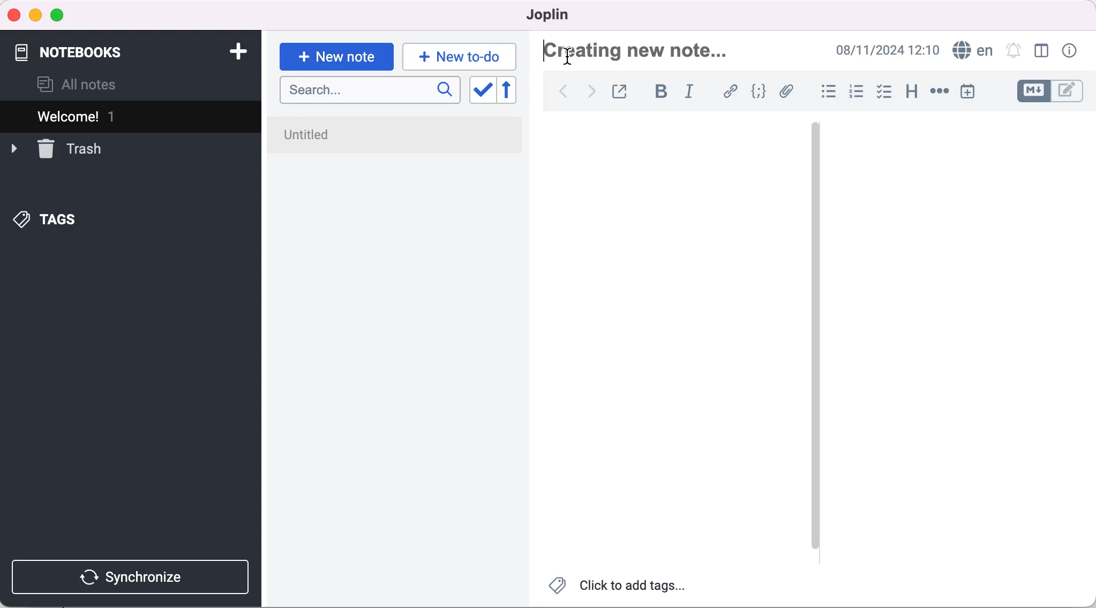 The width and height of the screenshot is (1096, 608). Describe the element at coordinates (591, 92) in the screenshot. I see `forward` at that location.